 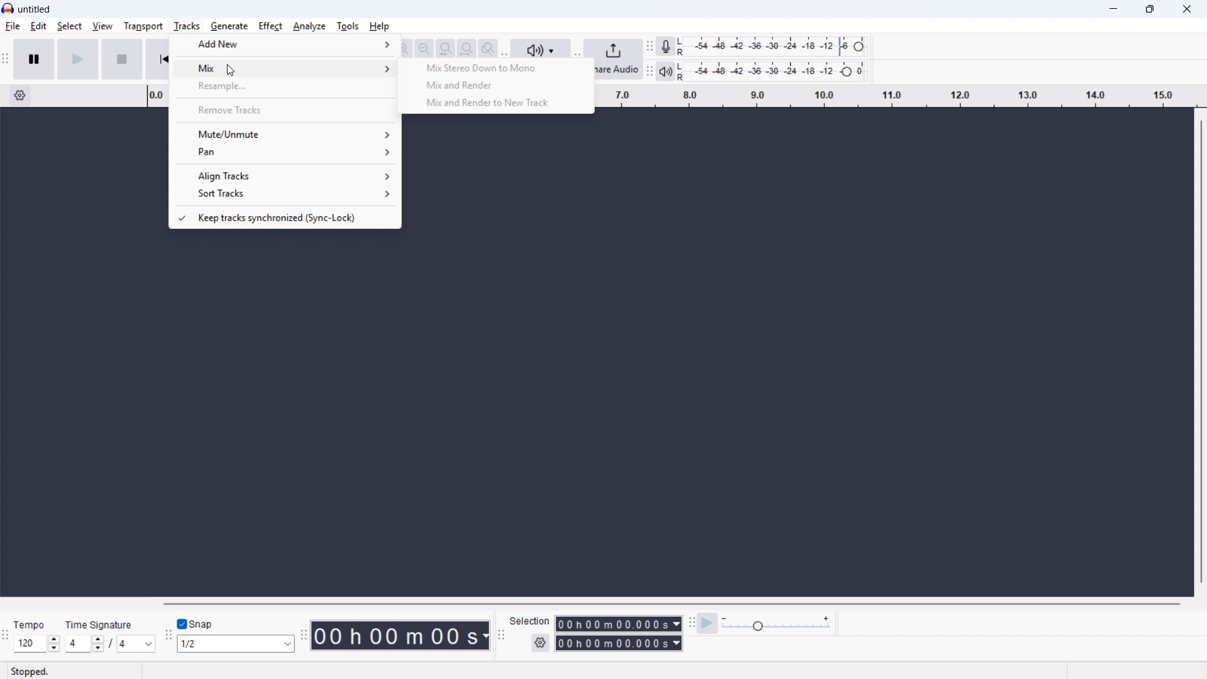 I want to click on Timeline settings , so click(x=19, y=96).